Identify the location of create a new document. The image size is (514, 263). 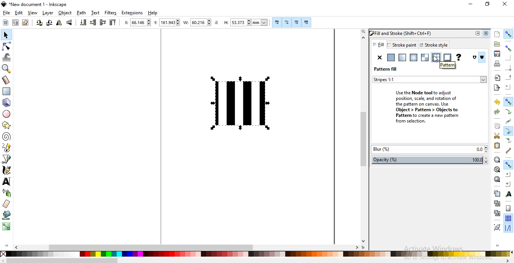
(497, 34).